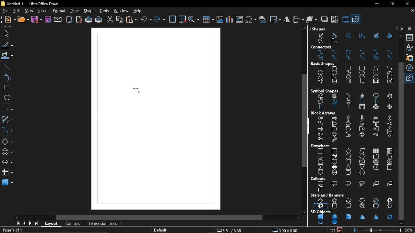 This screenshot has height=233, width=415. Describe the element at coordinates (119, 19) in the screenshot. I see `copy` at that location.